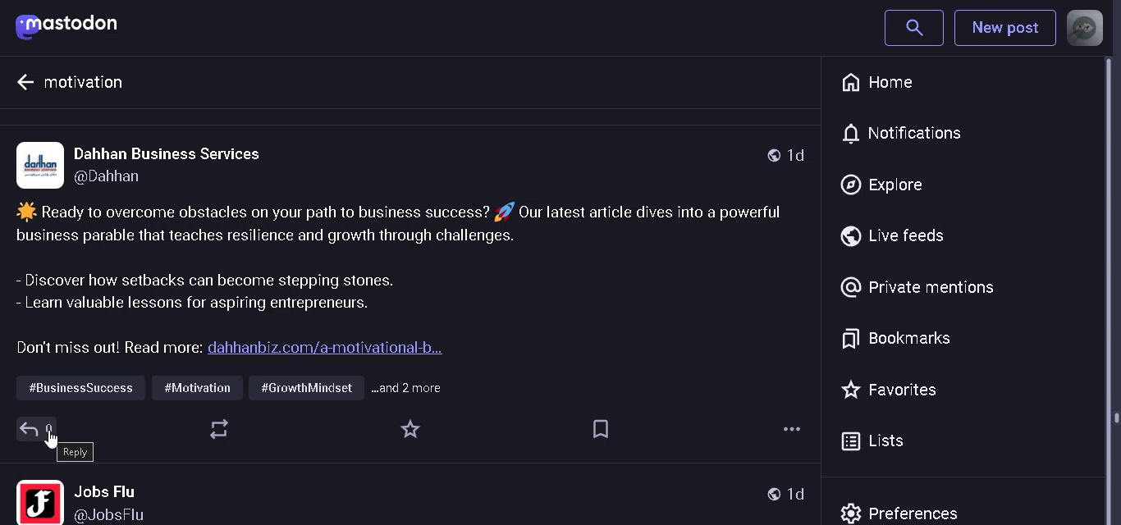 The width and height of the screenshot is (1121, 525). Describe the element at coordinates (597, 429) in the screenshot. I see `bookmarks` at that location.